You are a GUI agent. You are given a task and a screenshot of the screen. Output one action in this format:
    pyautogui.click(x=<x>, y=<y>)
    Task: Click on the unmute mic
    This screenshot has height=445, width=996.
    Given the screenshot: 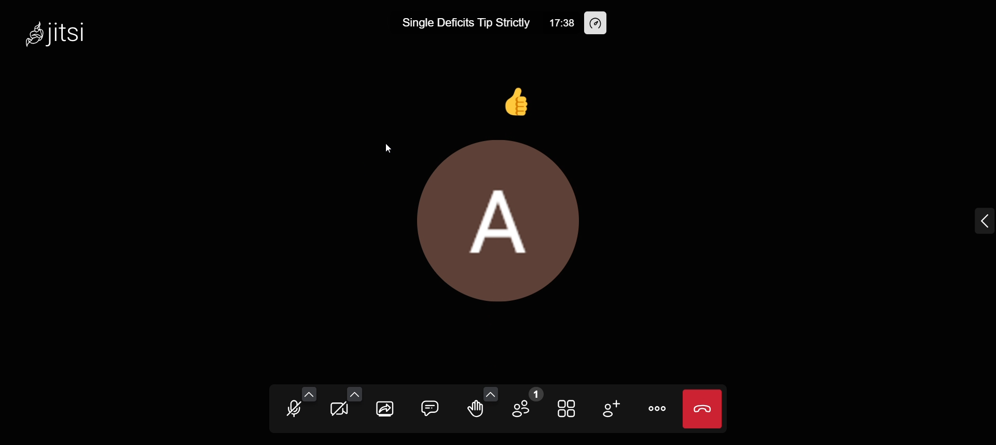 What is the action you would take?
    pyautogui.click(x=292, y=409)
    